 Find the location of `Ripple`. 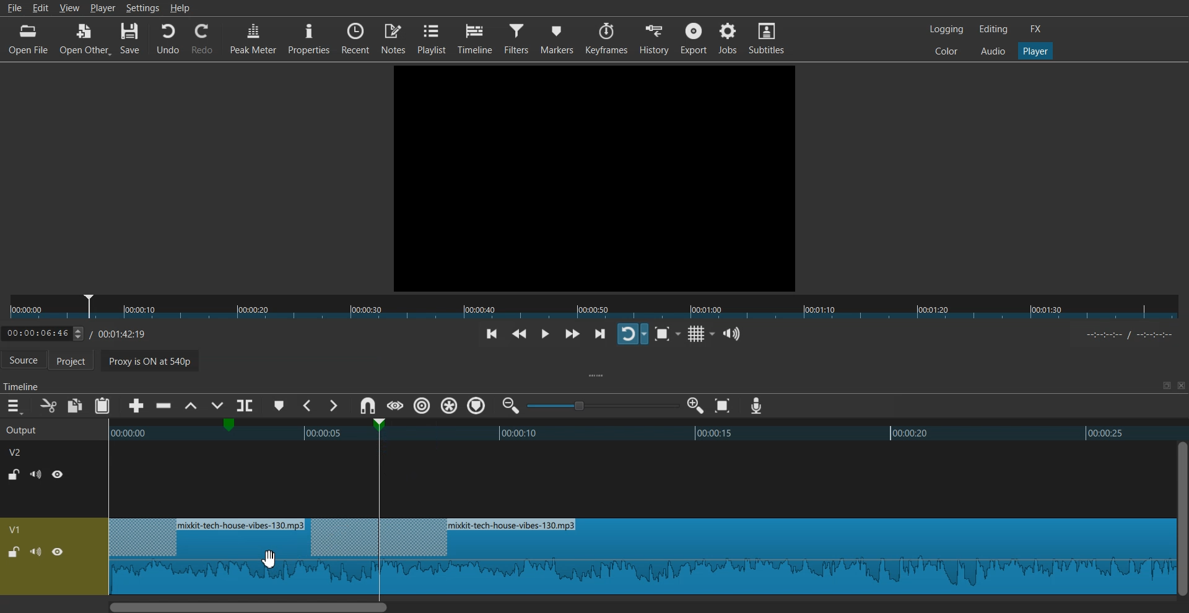

Ripple is located at coordinates (422, 406).